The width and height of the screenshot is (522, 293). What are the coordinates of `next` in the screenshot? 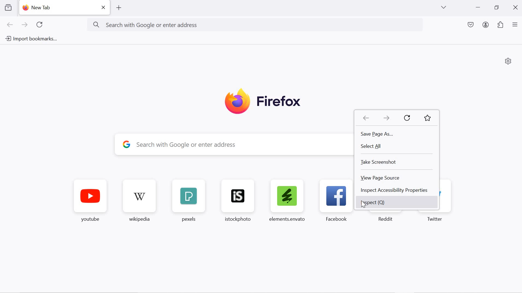 It's located at (386, 118).